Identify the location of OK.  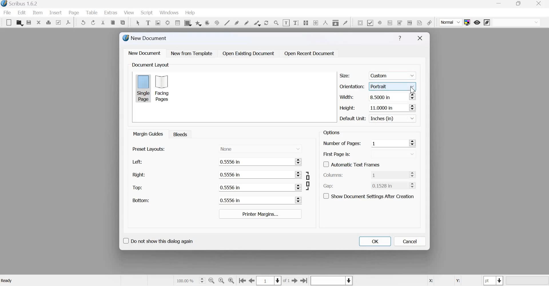
(375, 241).